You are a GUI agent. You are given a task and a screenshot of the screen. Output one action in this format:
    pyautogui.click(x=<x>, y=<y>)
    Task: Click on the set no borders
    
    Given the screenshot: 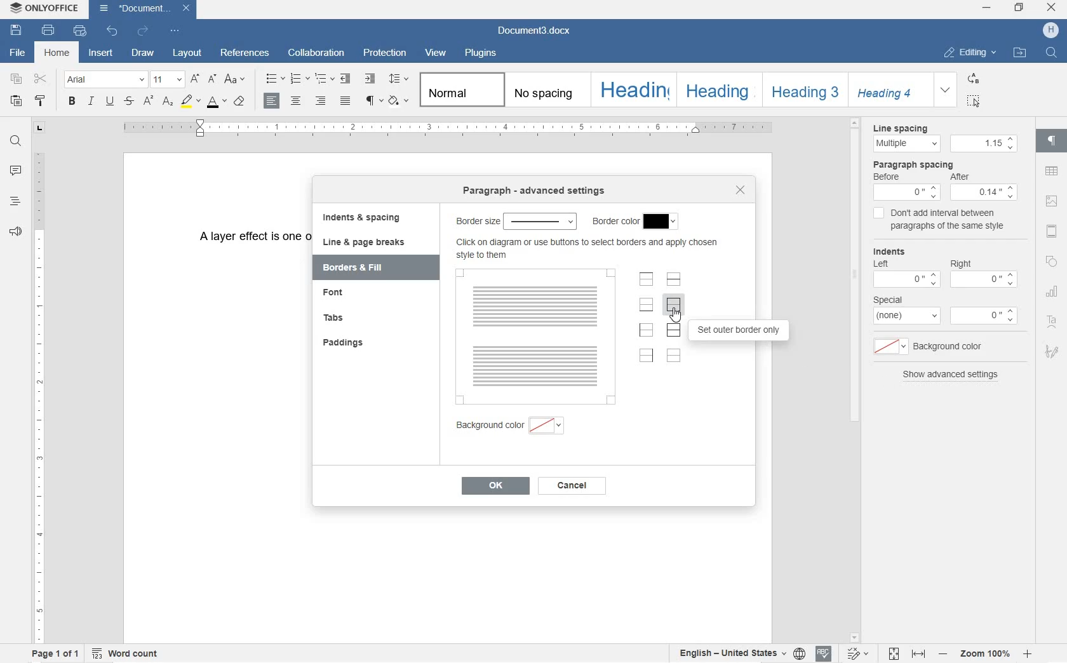 What is the action you would take?
    pyautogui.click(x=673, y=358)
    